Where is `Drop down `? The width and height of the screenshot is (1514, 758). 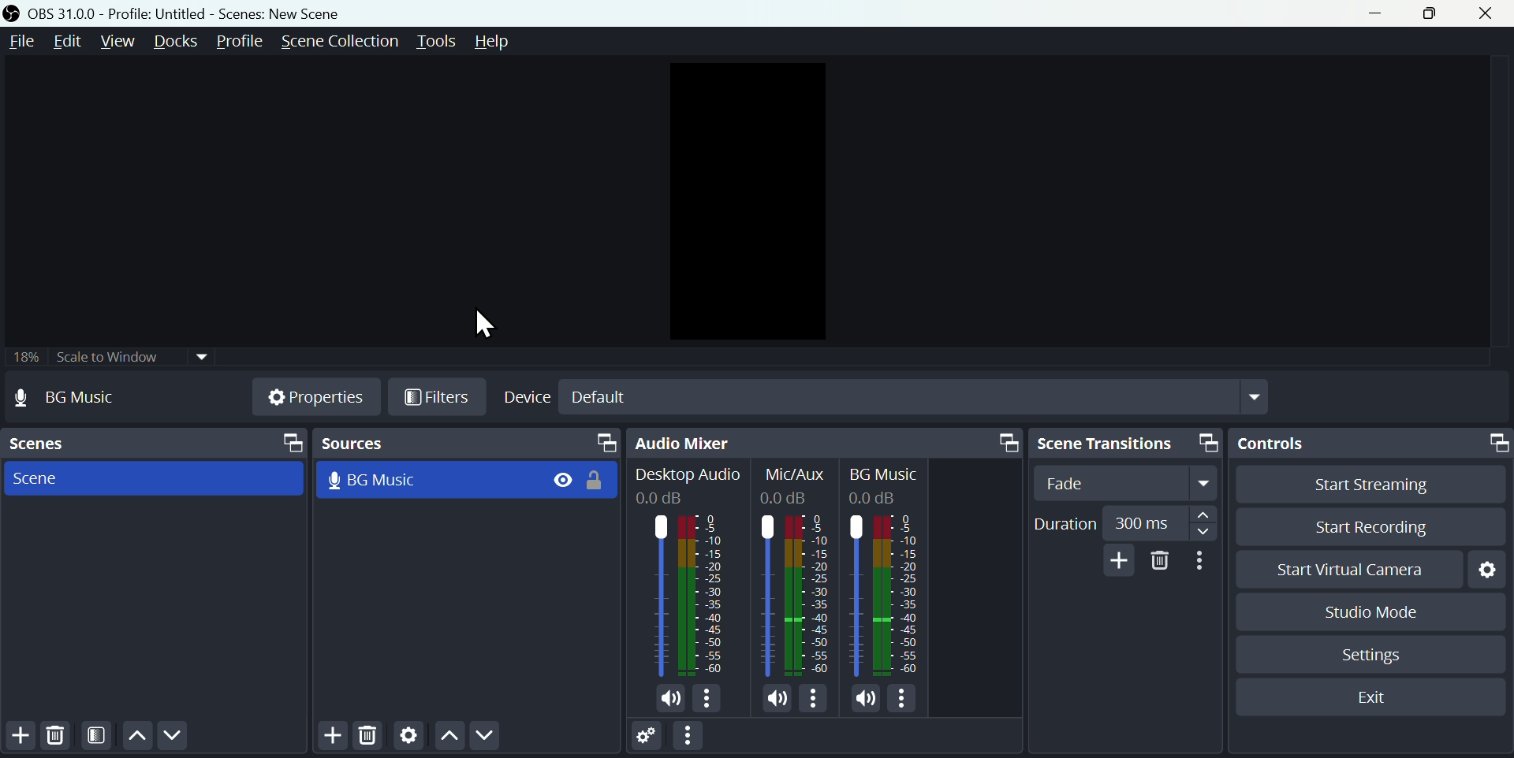
Drop down  is located at coordinates (1258, 396).